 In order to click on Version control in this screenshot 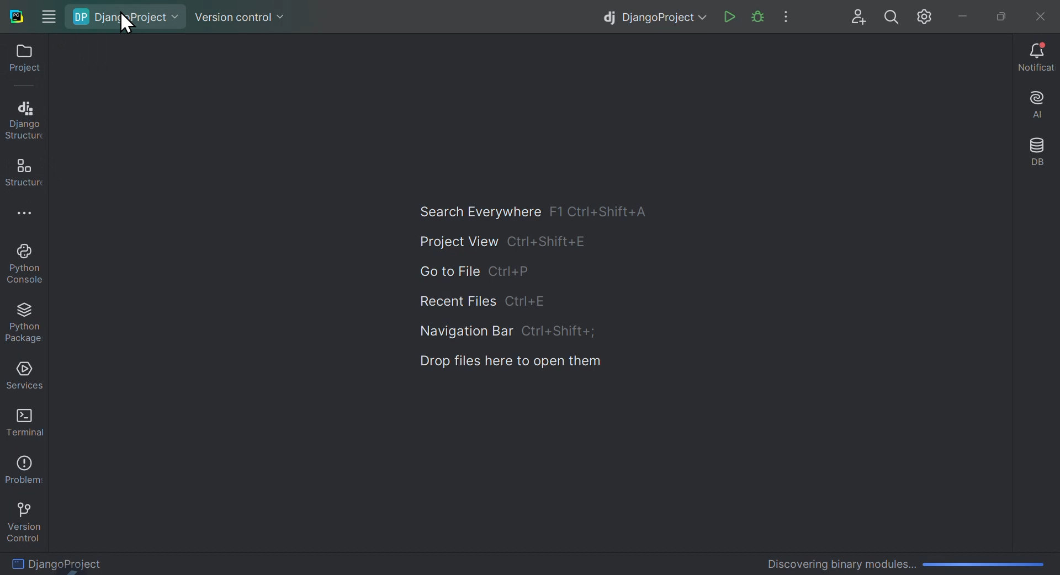, I will do `click(241, 13)`.